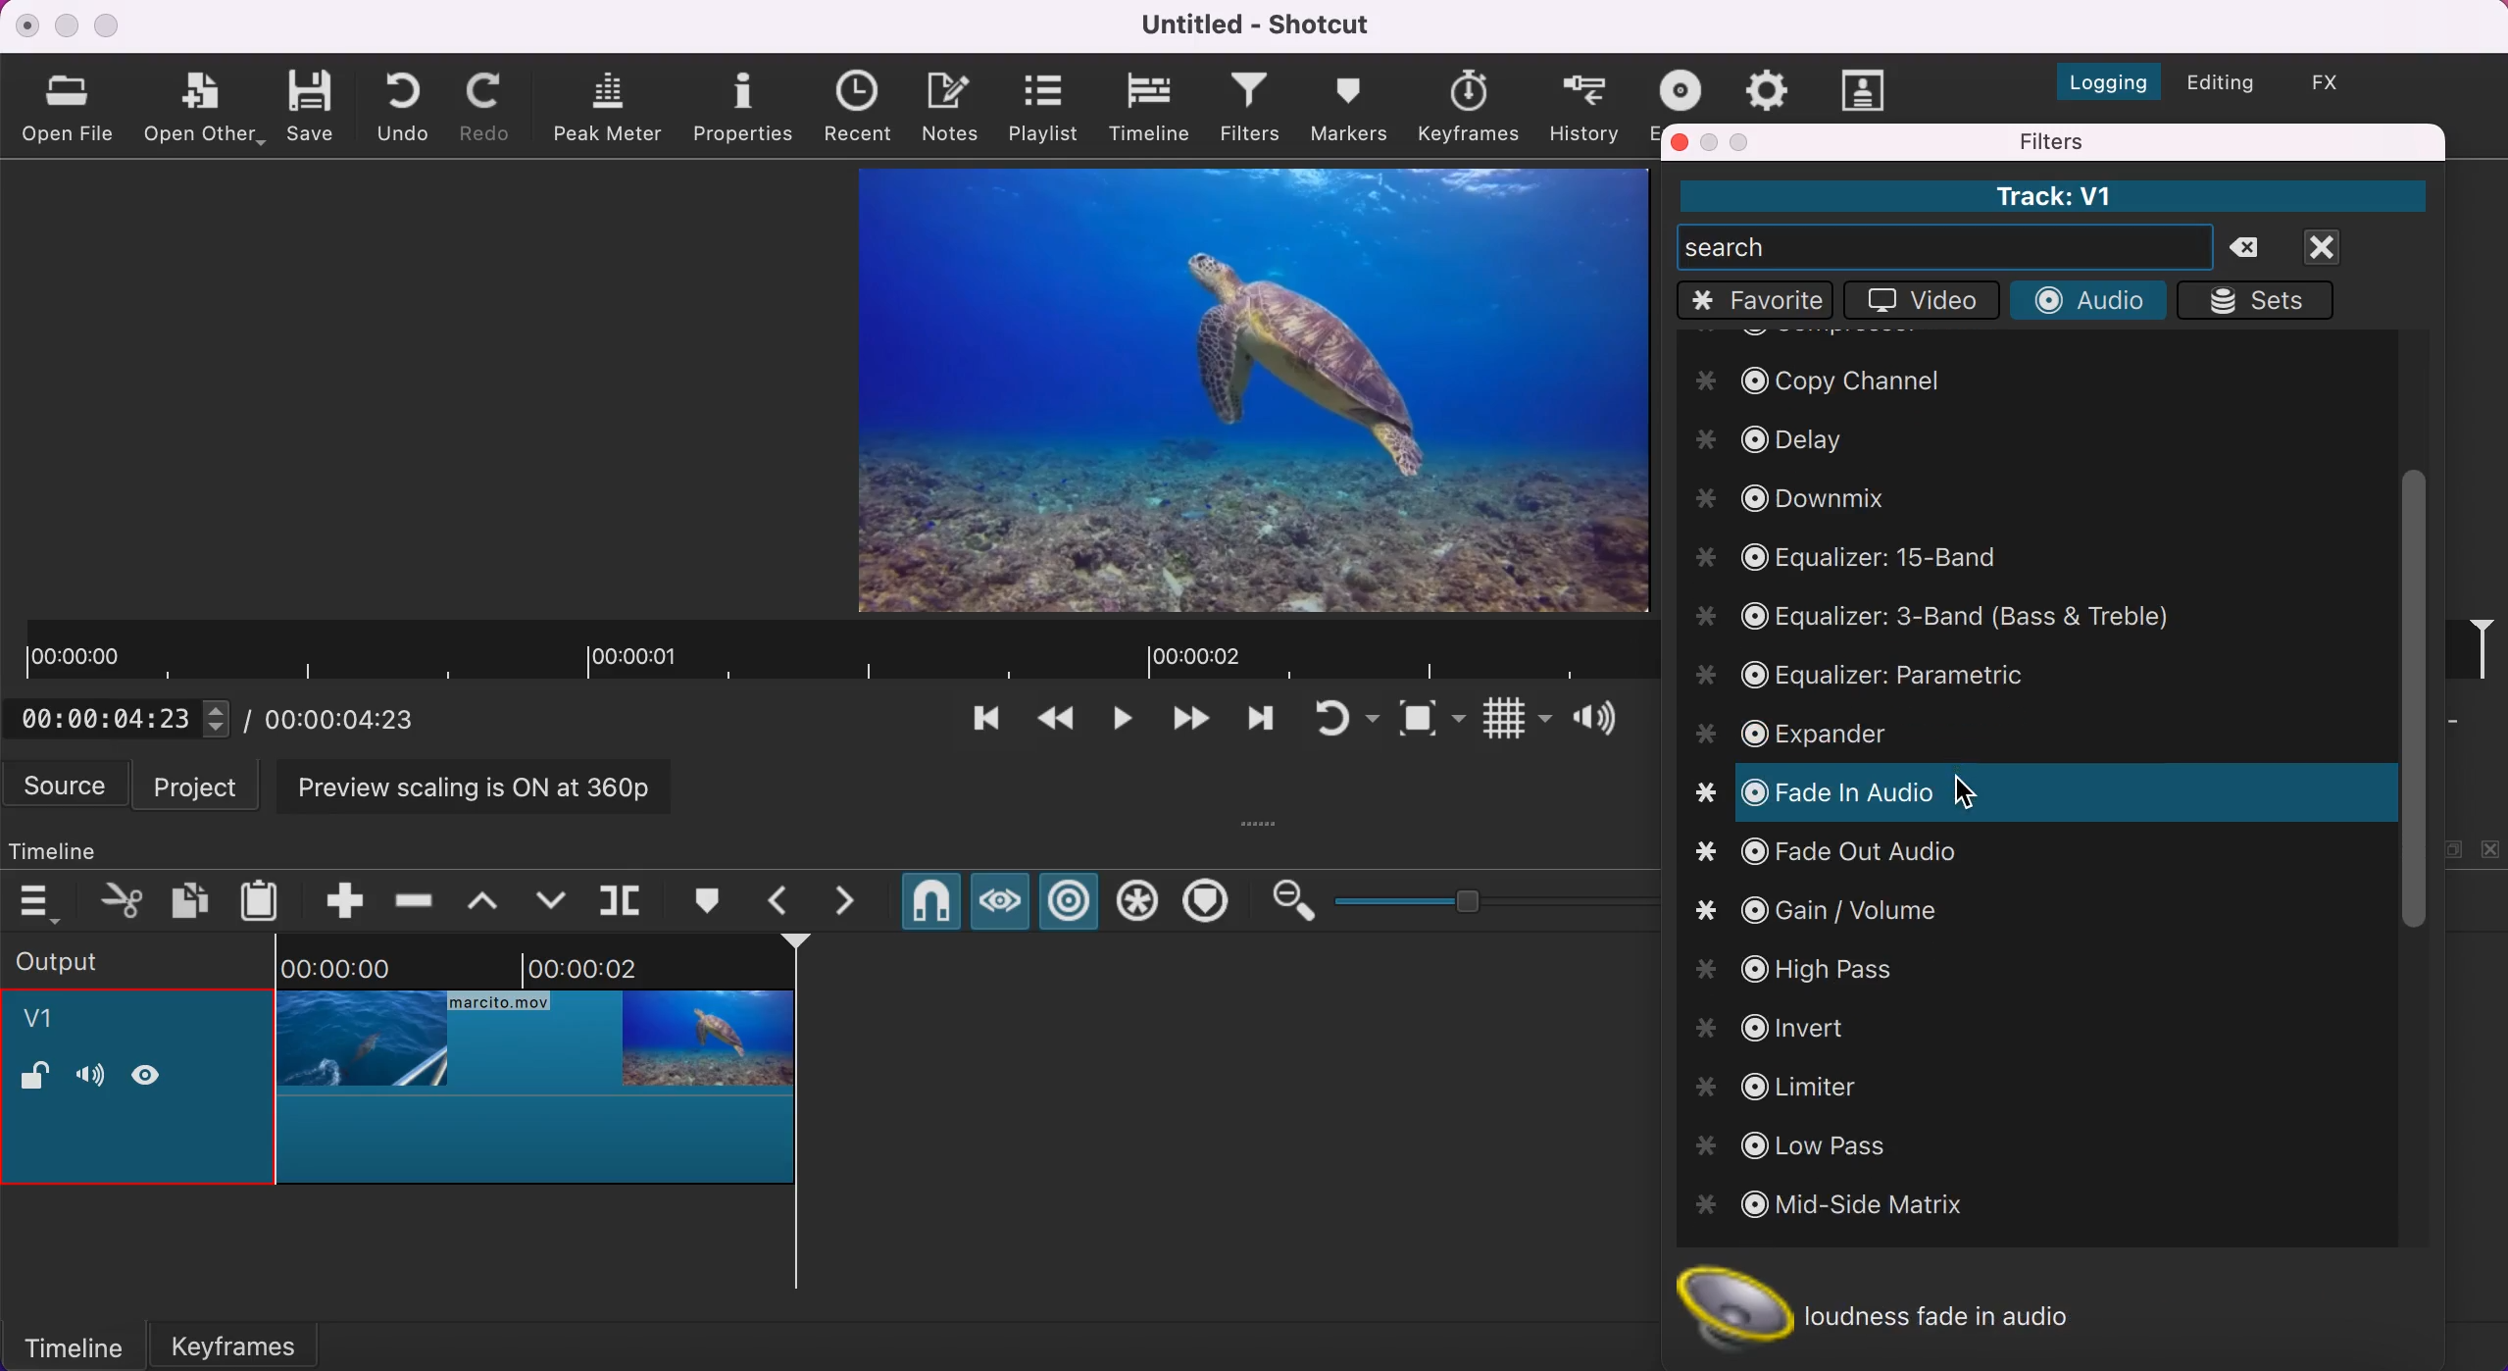 This screenshot has height=1371, width=2508. What do you see at coordinates (1916, 680) in the screenshot?
I see `equalizer: parametric` at bounding box center [1916, 680].